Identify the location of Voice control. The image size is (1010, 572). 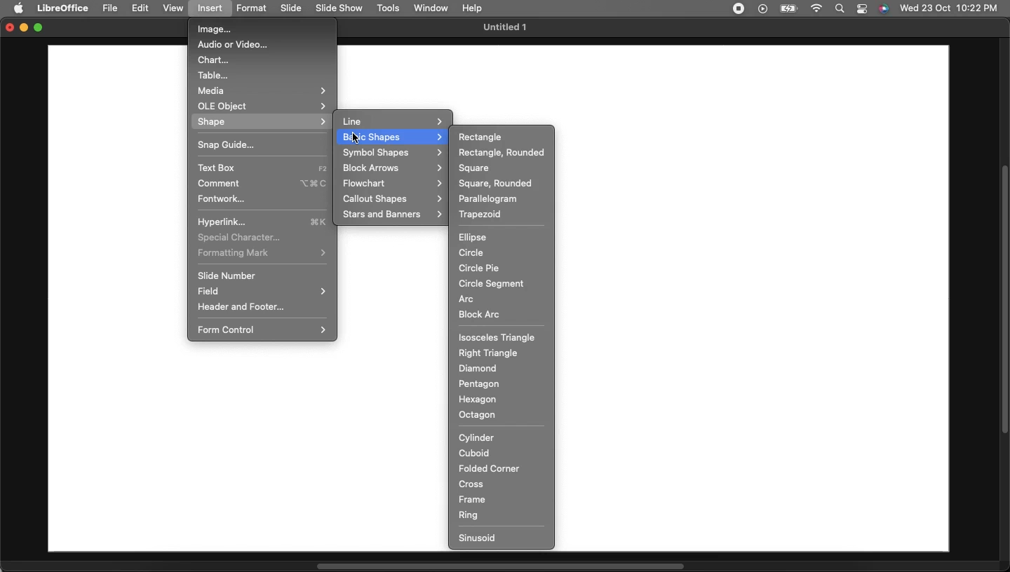
(883, 9).